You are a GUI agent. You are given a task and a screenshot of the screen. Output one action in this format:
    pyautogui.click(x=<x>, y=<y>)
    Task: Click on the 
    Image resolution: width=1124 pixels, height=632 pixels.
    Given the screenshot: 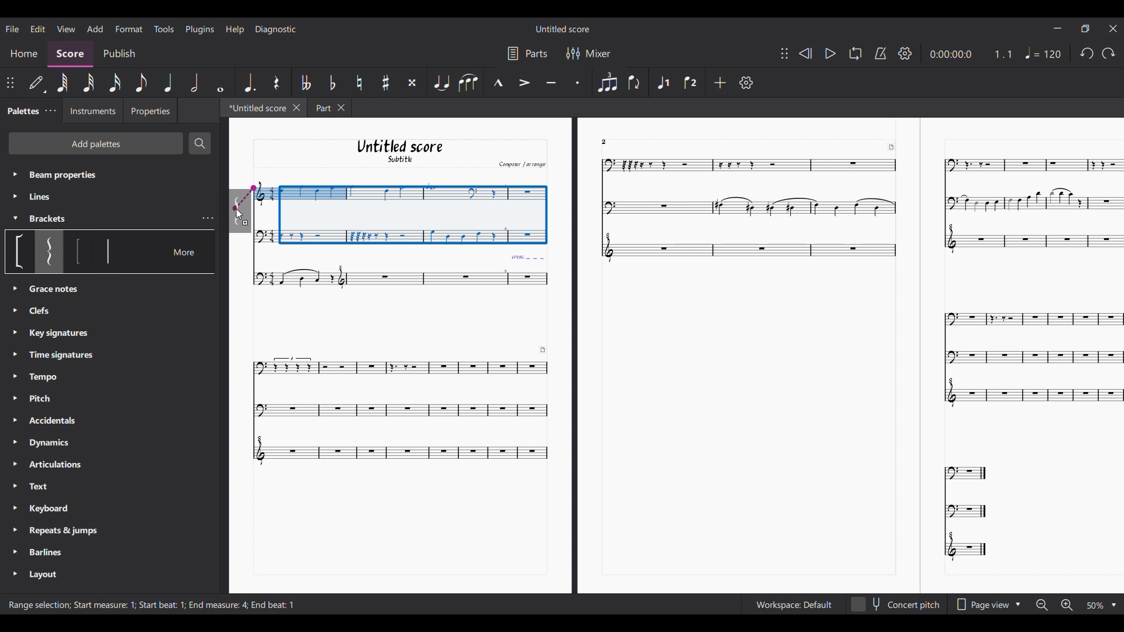 What is the action you would take?
    pyautogui.click(x=965, y=473)
    